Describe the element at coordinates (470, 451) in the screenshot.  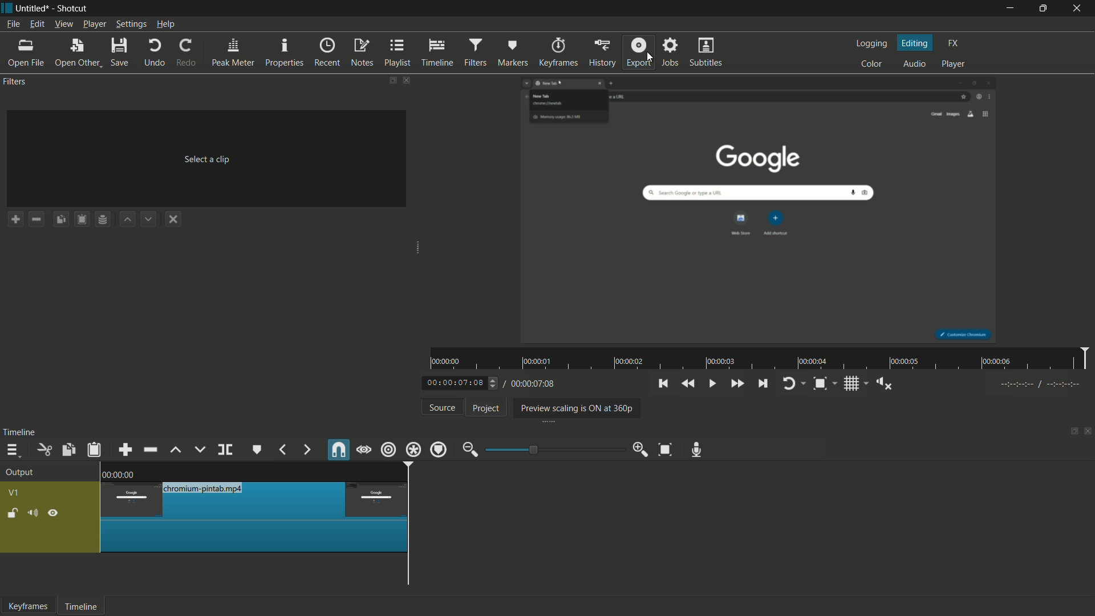
I see `zoom out` at that location.